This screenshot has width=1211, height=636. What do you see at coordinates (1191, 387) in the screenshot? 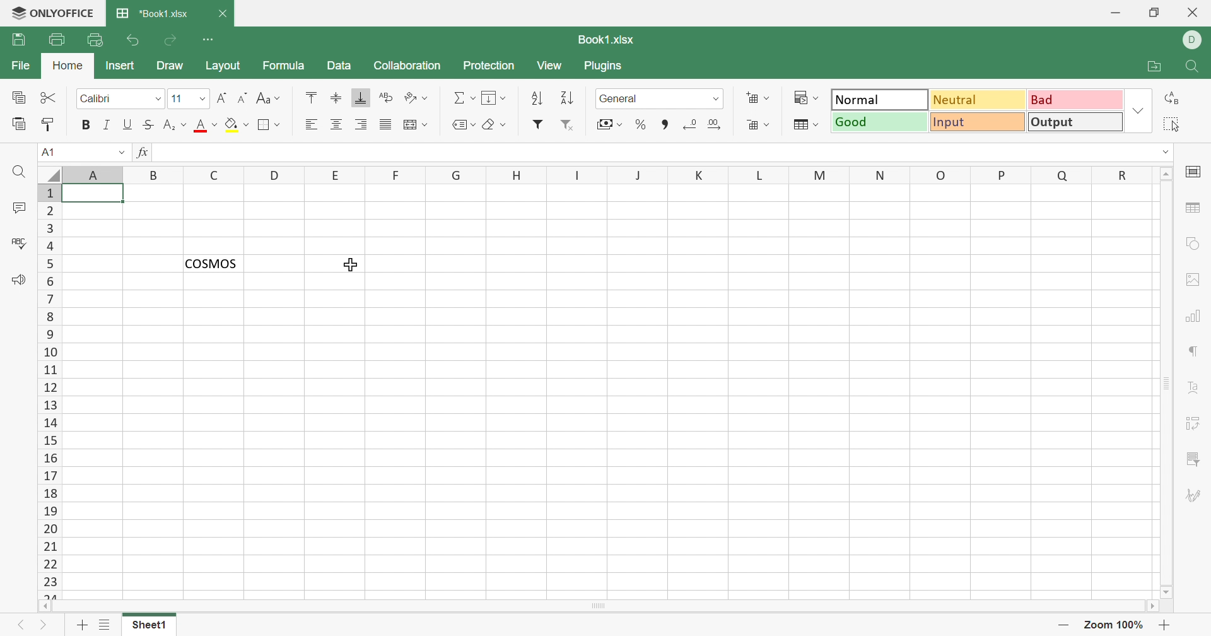
I see `Text art settings` at bounding box center [1191, 387].